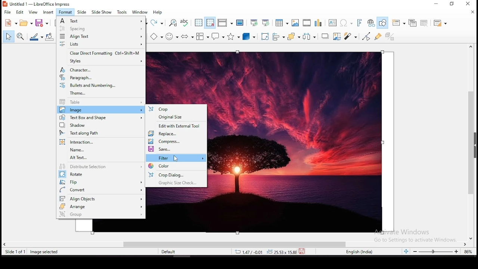 The height and width of the screenshot is (269, 478). What do you see at coordinates (173, 36) in the screenshot?
I see `symbol shapes` at bounding box center [173, 36].